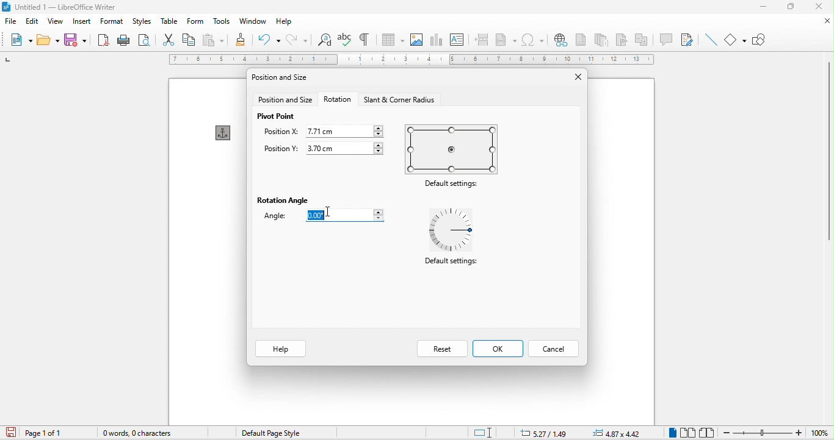 The height and width of the screenshot is (440, 834). I want to click on untitied | — Libreoffice writer, so click(76, 7).